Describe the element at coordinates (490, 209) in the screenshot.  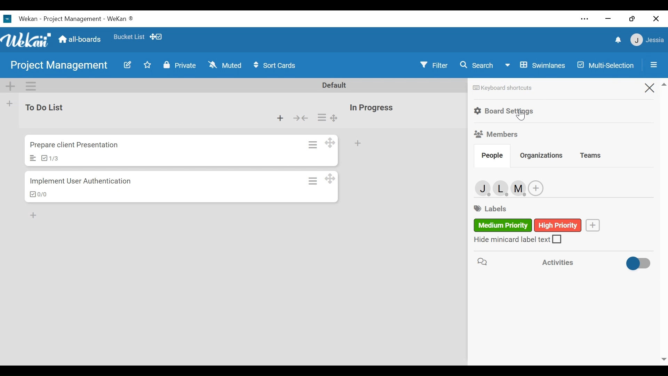
I see `labels` at that location.